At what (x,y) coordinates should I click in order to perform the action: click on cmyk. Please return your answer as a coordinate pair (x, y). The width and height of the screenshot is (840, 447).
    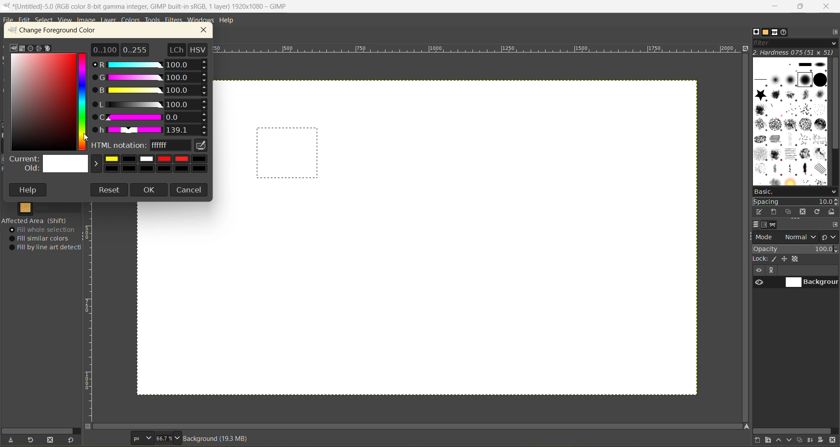
    Looking at the image, I should click on (22, 48).